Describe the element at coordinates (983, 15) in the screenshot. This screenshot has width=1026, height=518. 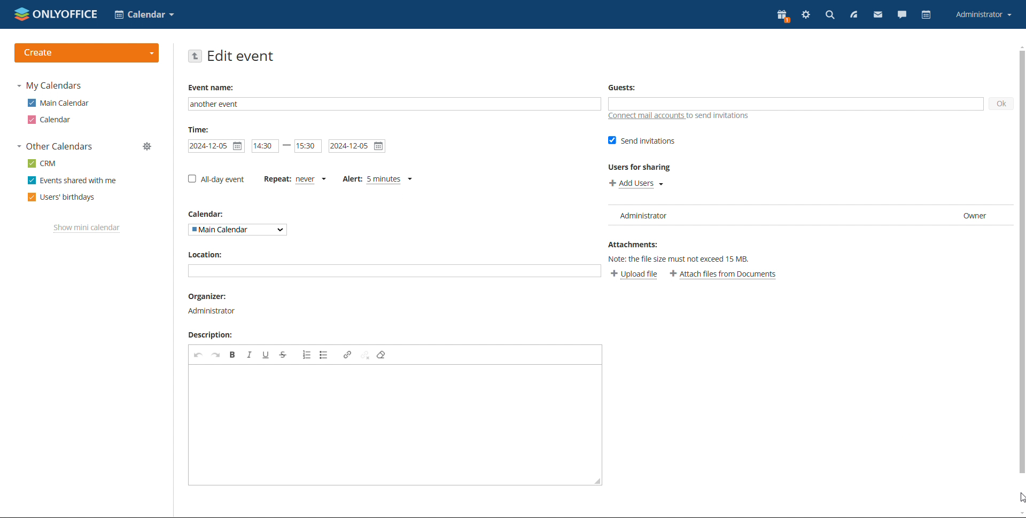
I see `account` at that location.